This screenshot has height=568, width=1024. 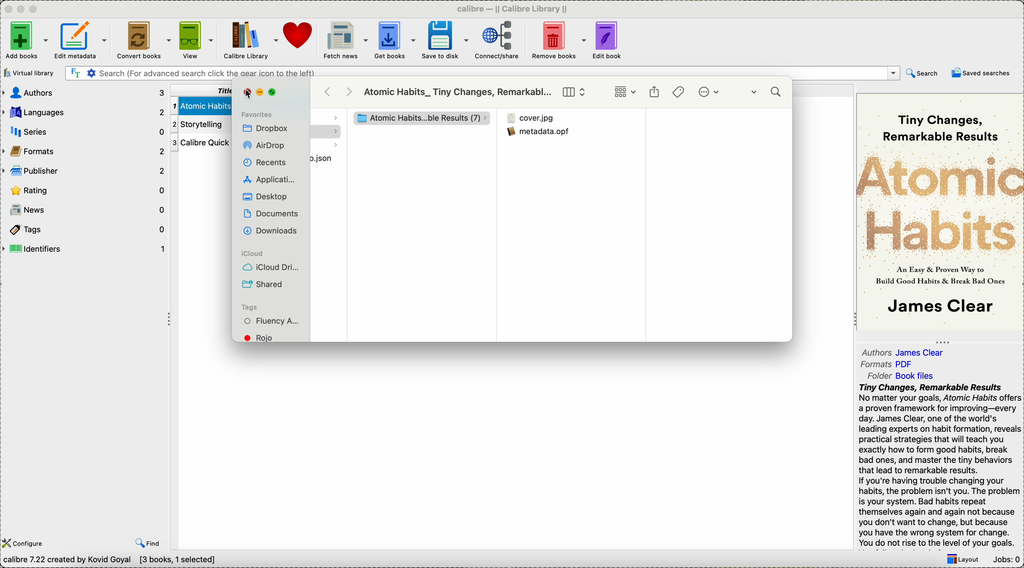 I want to click on red tag, so click(x=264, y=337).